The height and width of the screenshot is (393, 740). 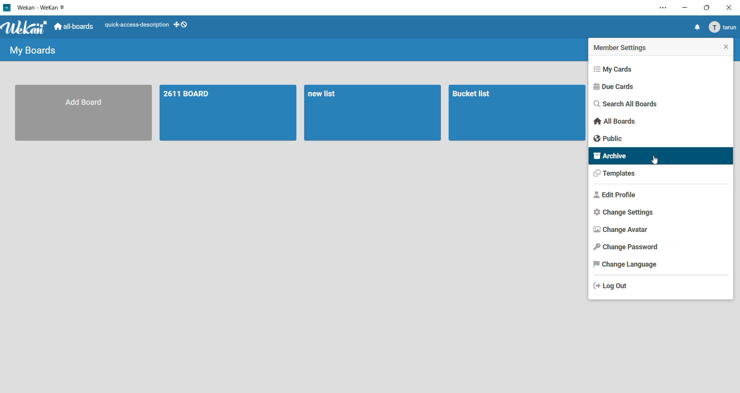 What do you see at coordinates (725, 47) in the screenshot?
I see `close` at bounding box center [725, 47].